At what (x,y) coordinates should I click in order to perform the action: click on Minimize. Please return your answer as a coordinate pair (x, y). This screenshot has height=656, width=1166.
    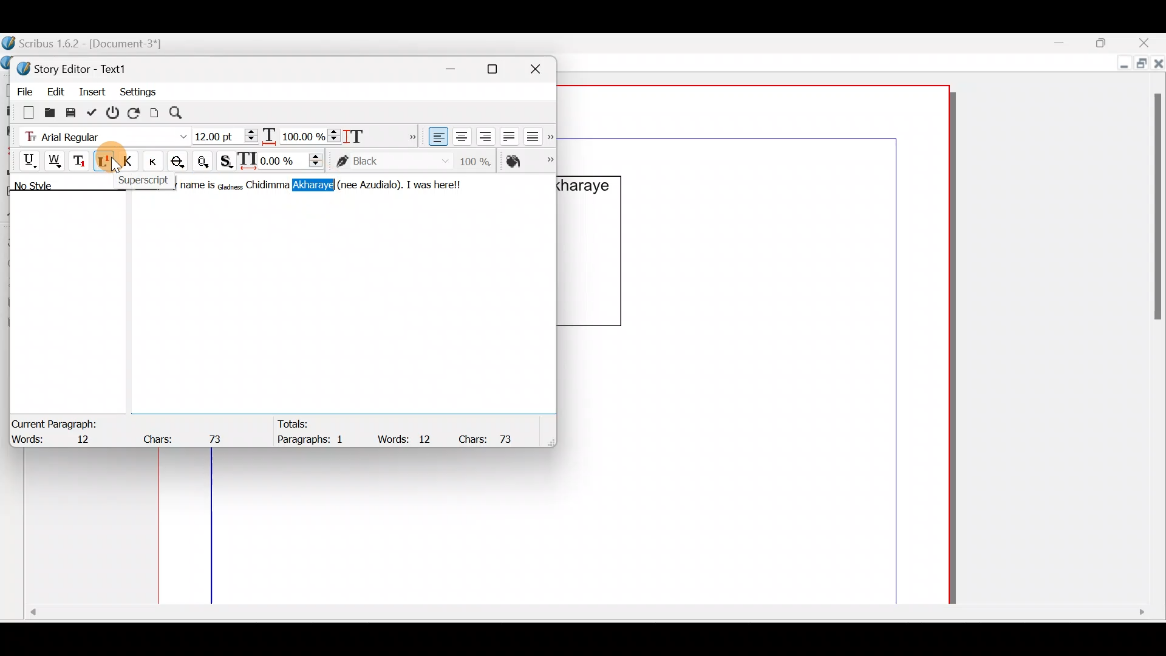
    Looking at the image, I should click on (1121, 65).